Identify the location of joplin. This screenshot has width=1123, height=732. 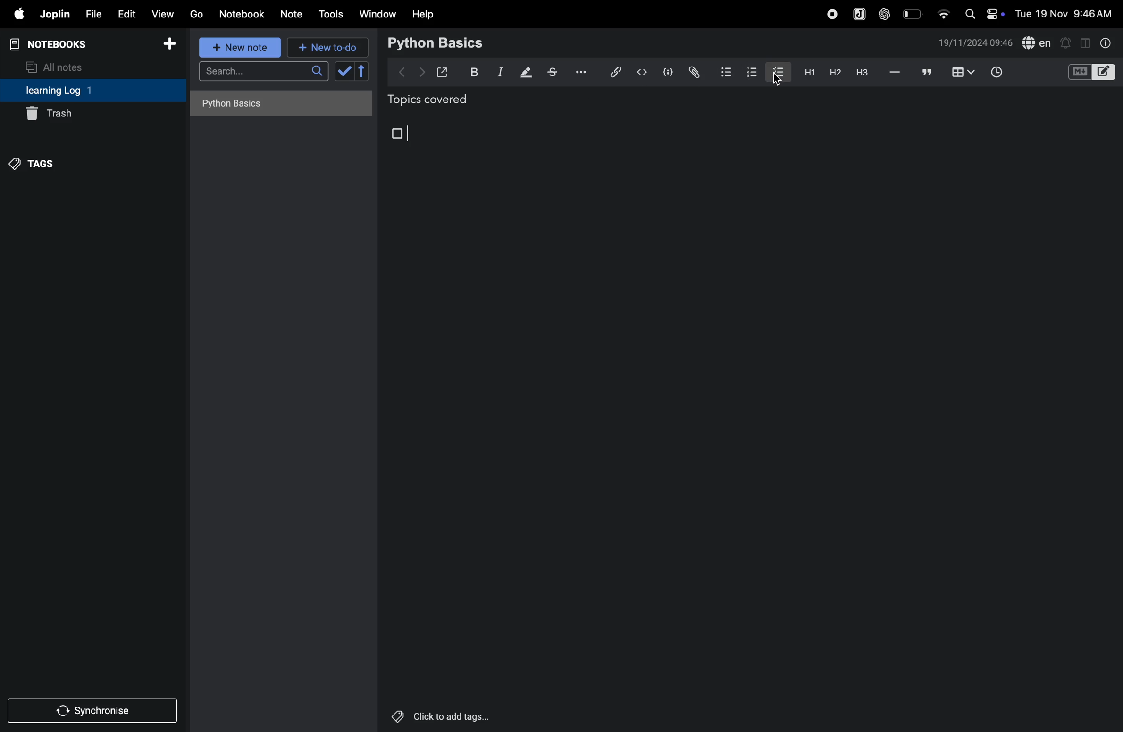
(54, 14).